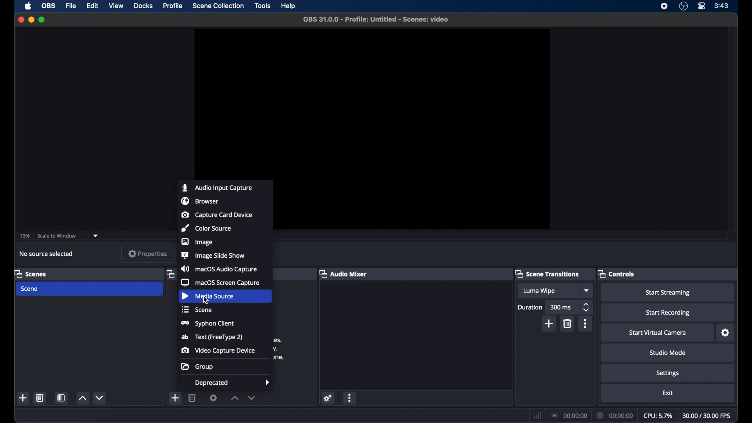  What do you see at coordinates (233, 383) in the screenshot?
I see `deprecated` at bounding box center [233, 383].